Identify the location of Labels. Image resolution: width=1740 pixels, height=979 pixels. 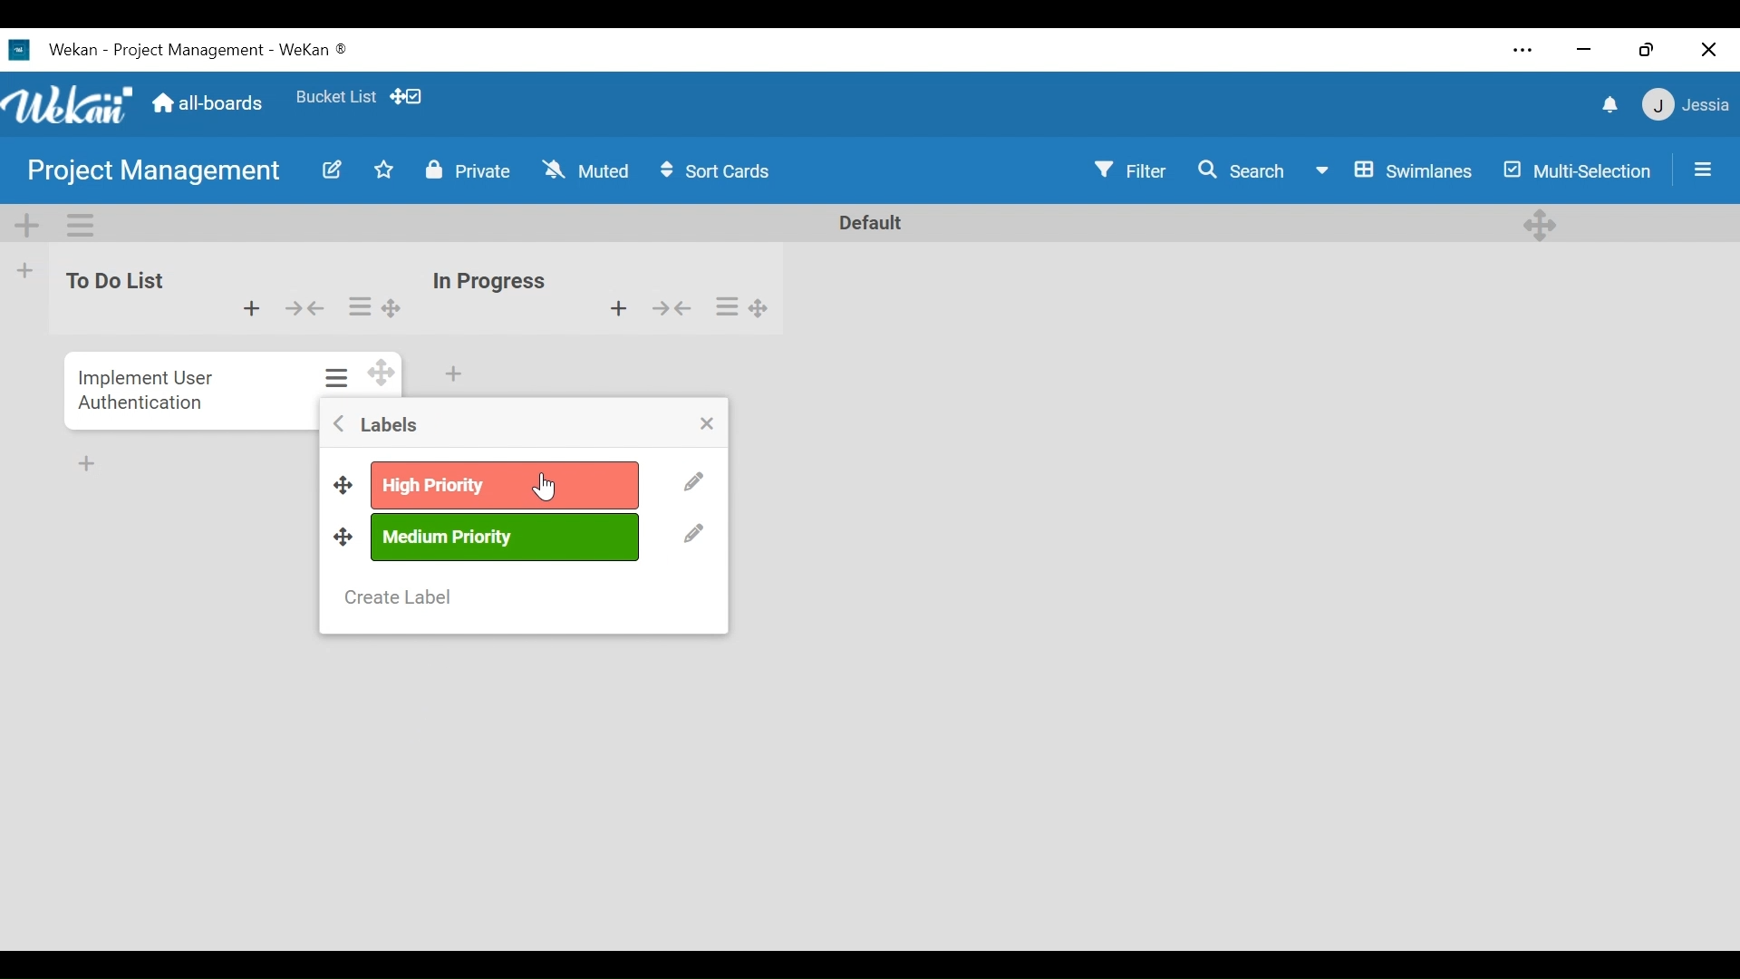
(387, 426).